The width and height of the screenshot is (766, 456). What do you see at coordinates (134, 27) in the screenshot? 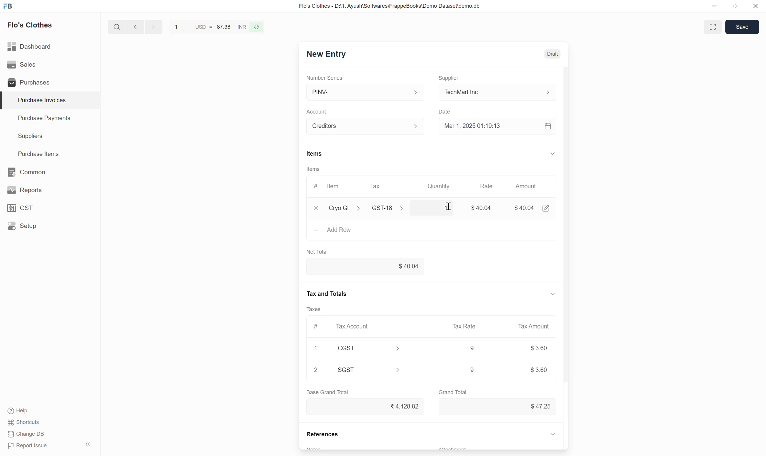
I see `next` at bounding box center [134, 27].